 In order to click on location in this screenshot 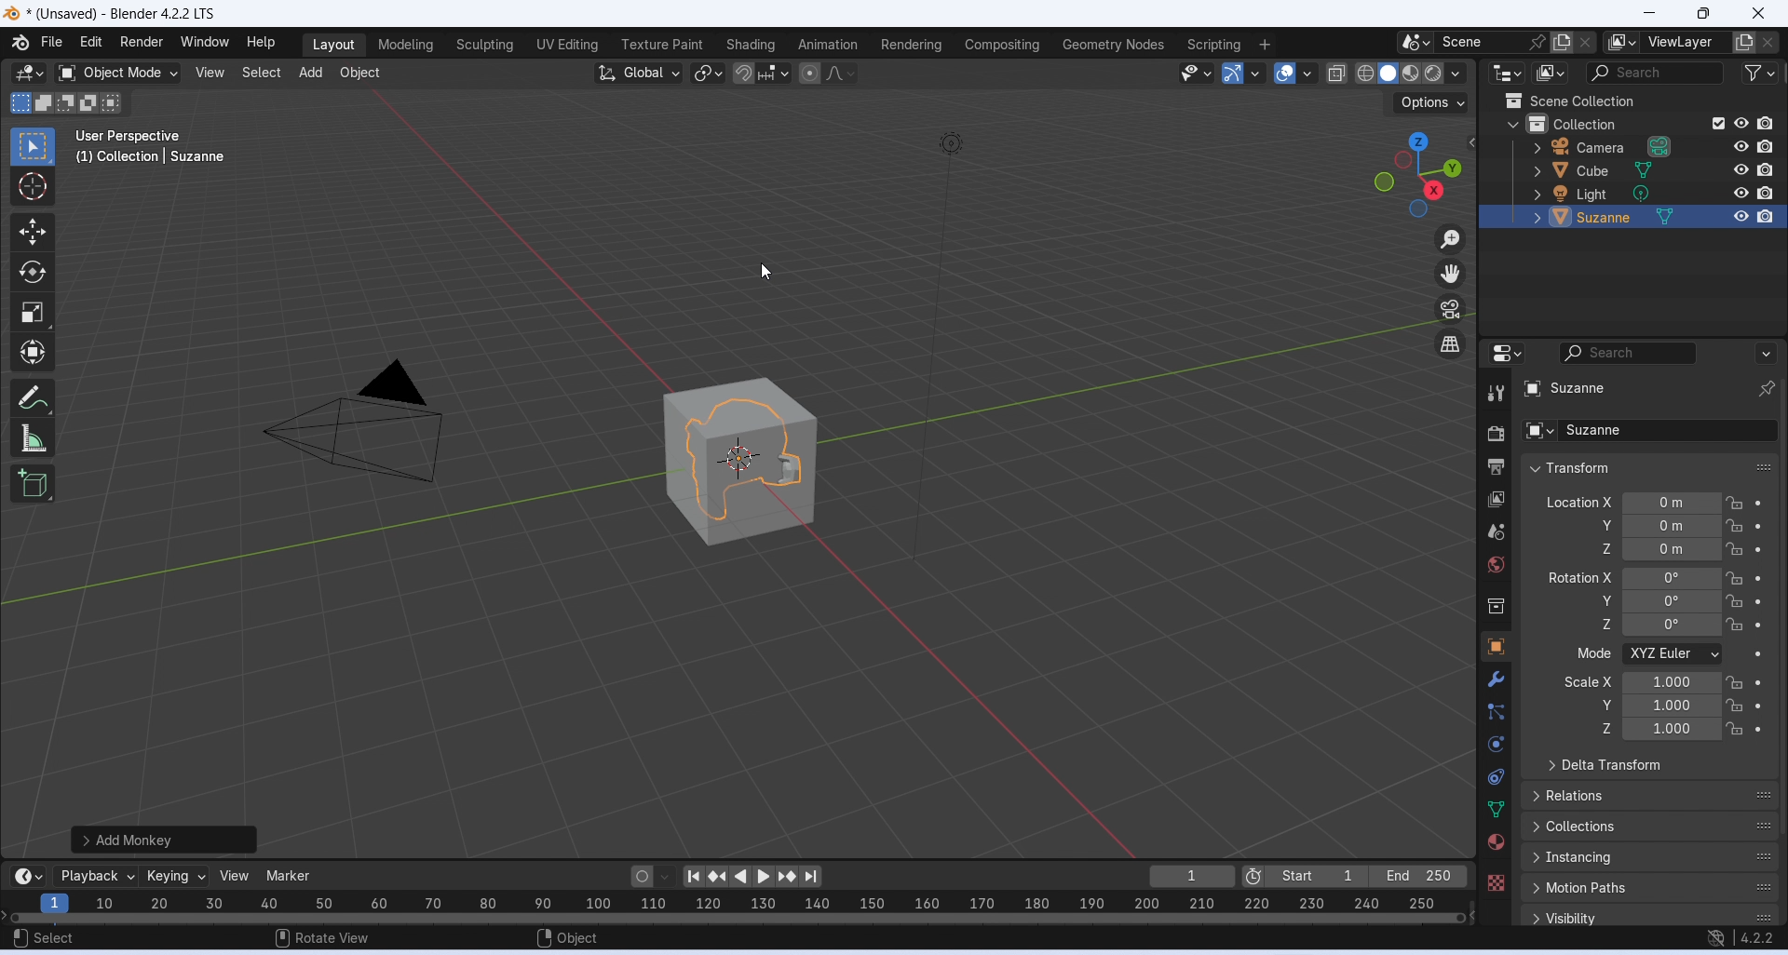, I will do `click(1673, 503)`.